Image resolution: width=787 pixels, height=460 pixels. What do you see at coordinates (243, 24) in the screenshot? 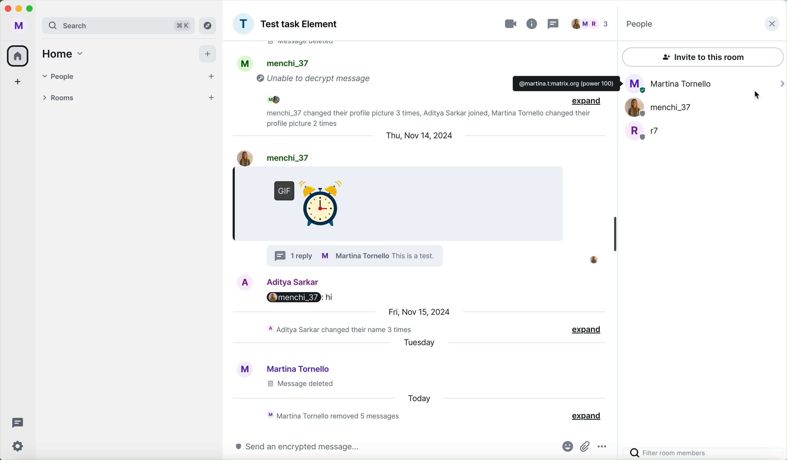
I see `profile picture` at bounding box center [243, 24].